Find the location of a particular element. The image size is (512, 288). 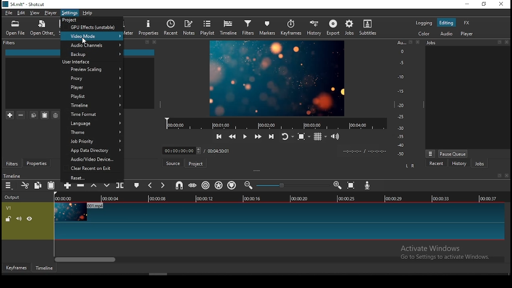

audio is located at coordinates (446, 33).